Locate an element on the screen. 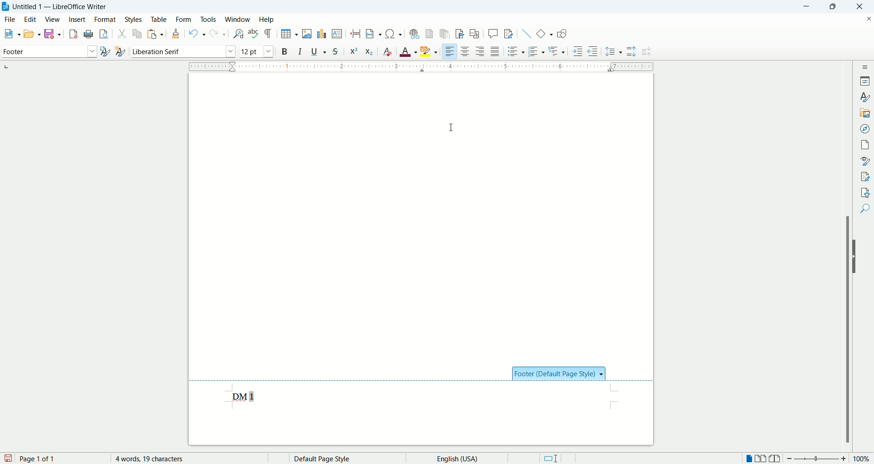 This screenshot has width=874, height=464. book view is located at coordinates (775, 459).